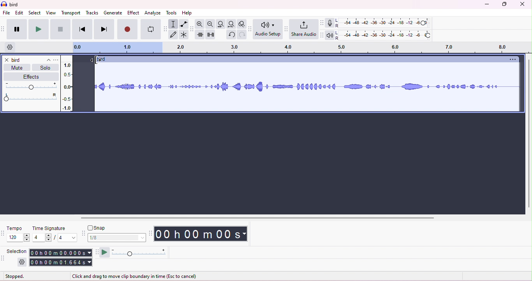 The height and width of the screenshot is (281, 532). What do you see at coordinates (35, 12) in the screenshot?
I see `select` at bounding box center [35, 12].